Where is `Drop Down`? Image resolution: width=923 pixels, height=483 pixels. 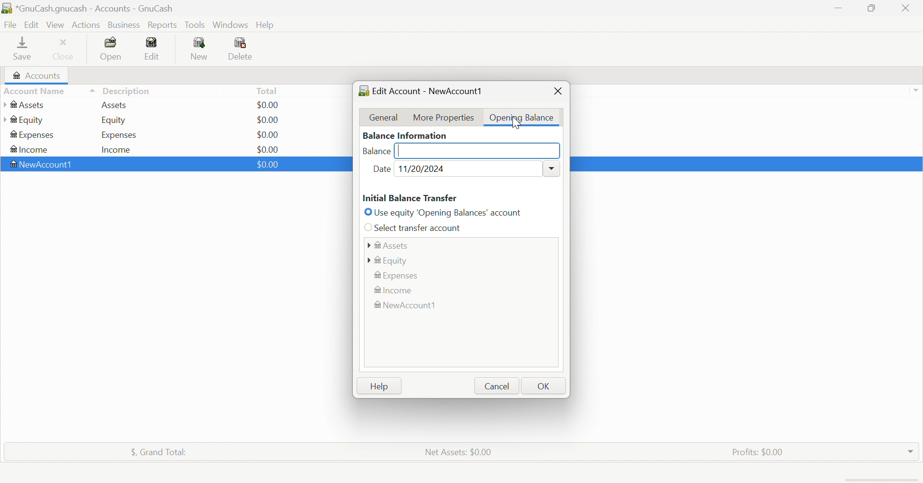 Drop Down is located at coordinates (551, 167).